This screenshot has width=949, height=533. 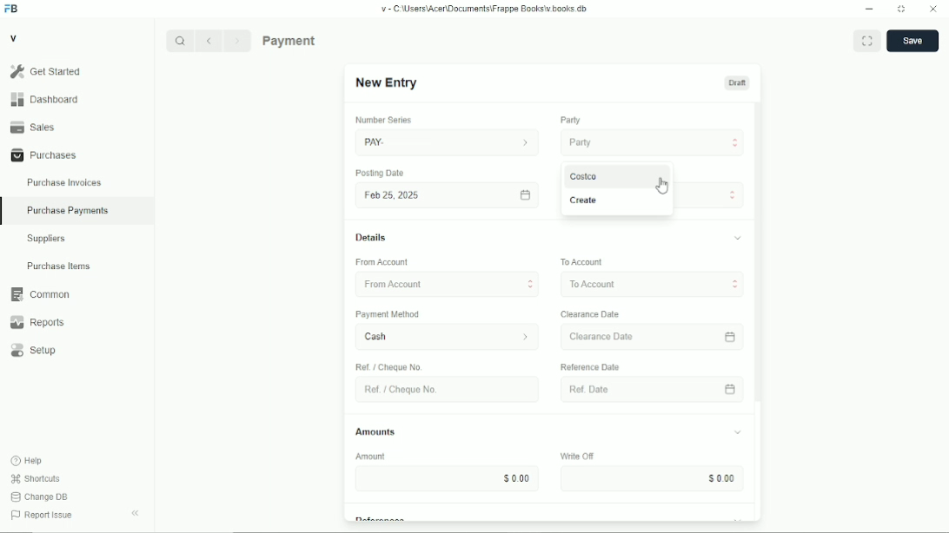 I want to click on Toggle between form and full width, so click(x=866, y=41).